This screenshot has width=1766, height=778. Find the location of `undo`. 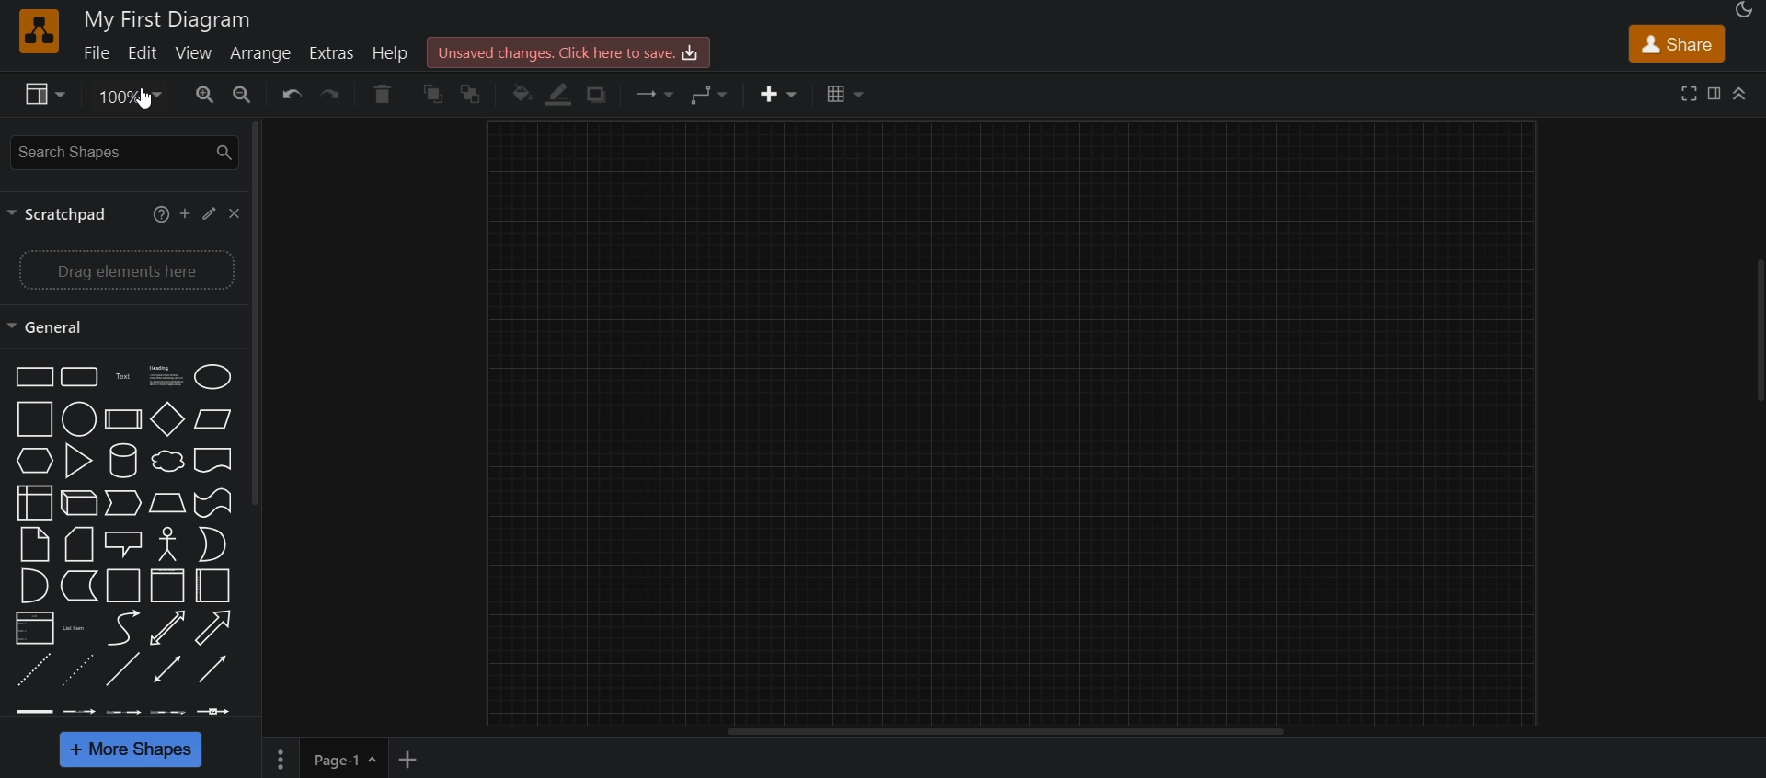

undo is located at coordinates (291, 95).